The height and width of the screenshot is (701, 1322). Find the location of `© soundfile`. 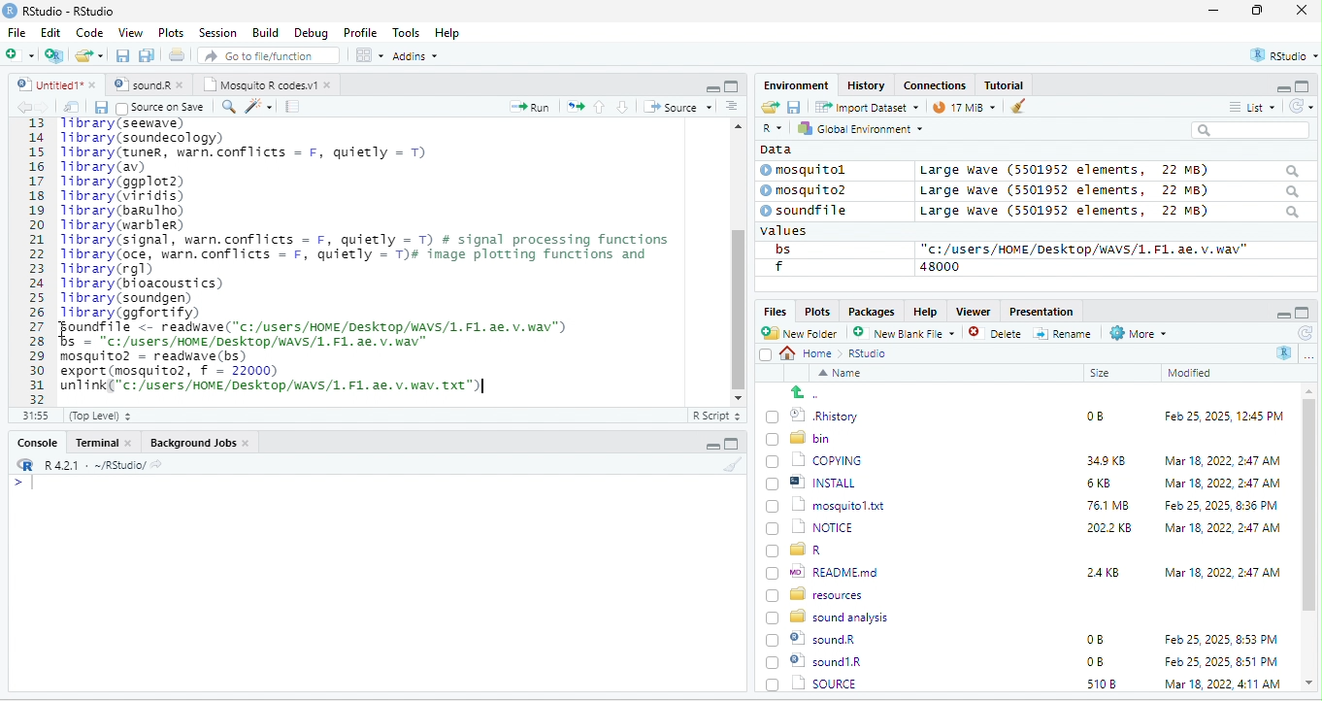

© soundfile is located at coordinates (812, 210).